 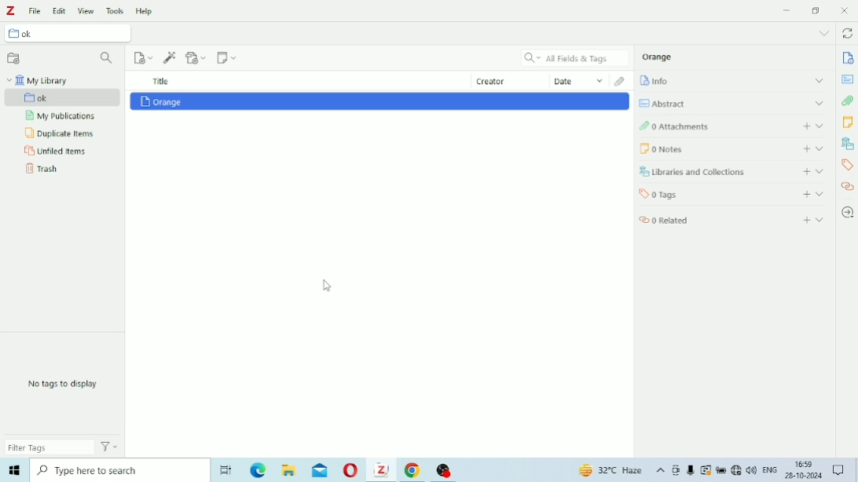 I want to click on Tags, so click(x=848, y=166).